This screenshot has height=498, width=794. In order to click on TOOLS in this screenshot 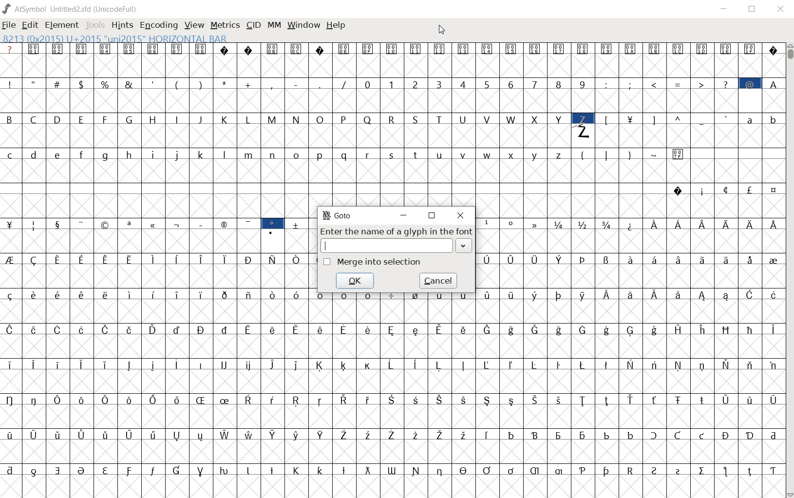, I will do `click(96, 26)`.